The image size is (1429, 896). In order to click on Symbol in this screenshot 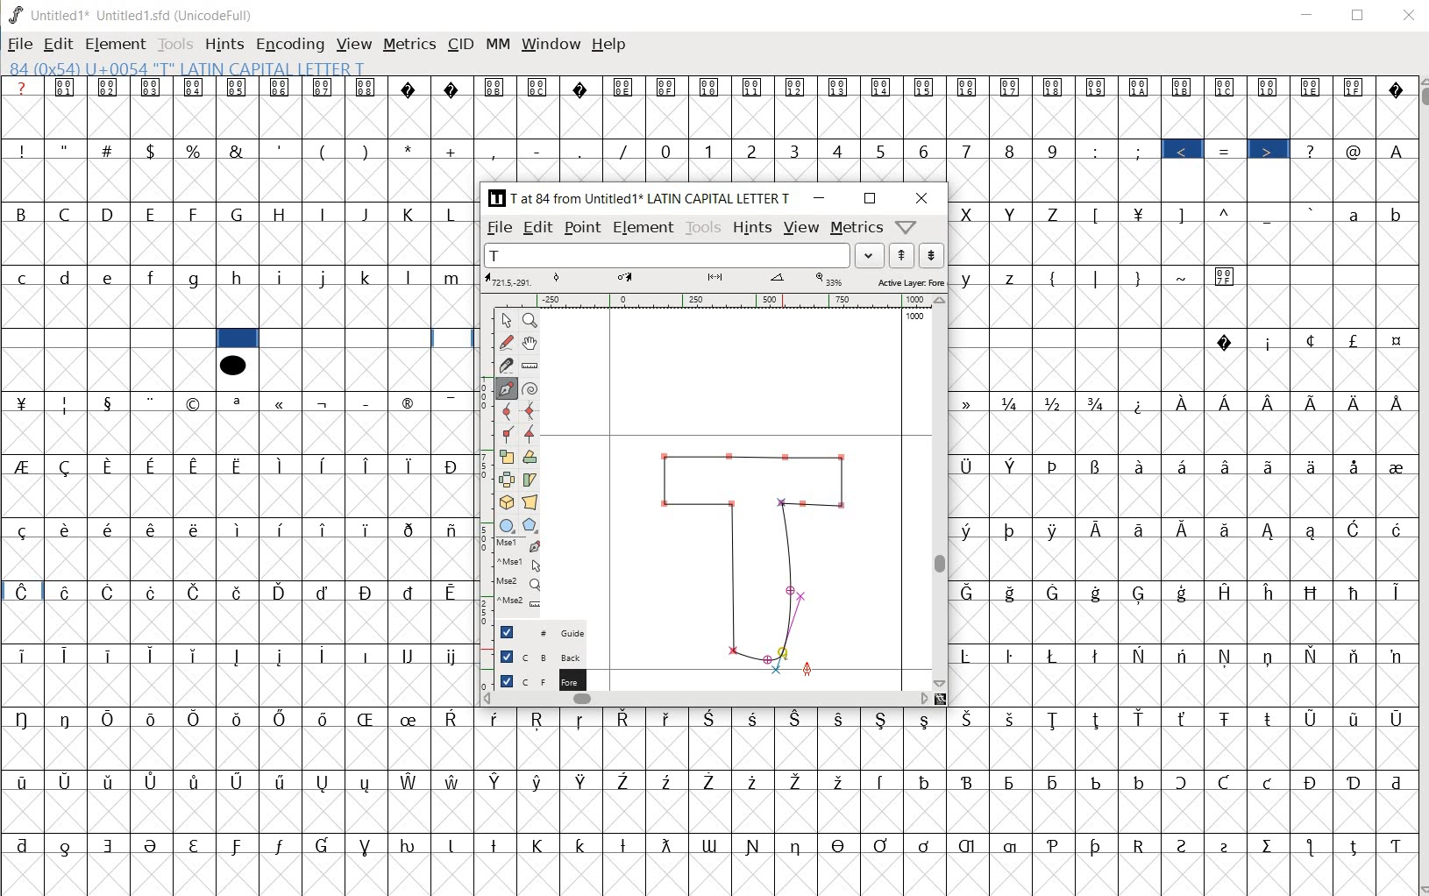, I will do `click(1313, 87)`.